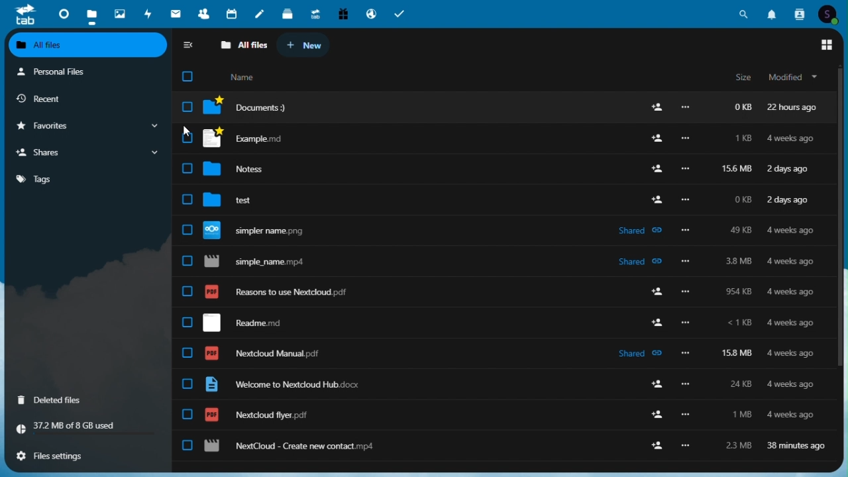 Image resolution: width=848 pixels, height=477 pixels. Describe the element at coordinates (250, 107) in the screenshot. I see `documents` at that location.